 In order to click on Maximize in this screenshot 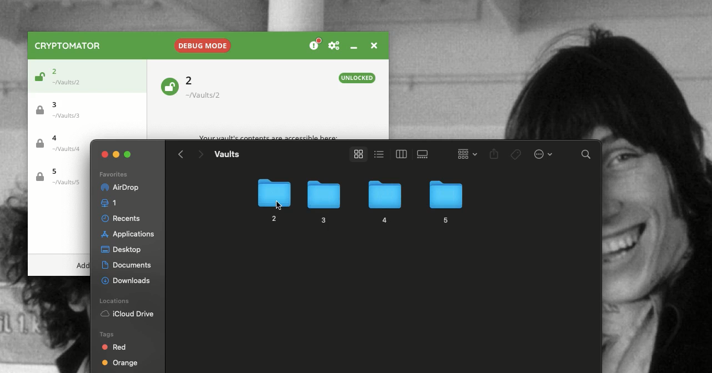, I will do `click(129, 154)`.